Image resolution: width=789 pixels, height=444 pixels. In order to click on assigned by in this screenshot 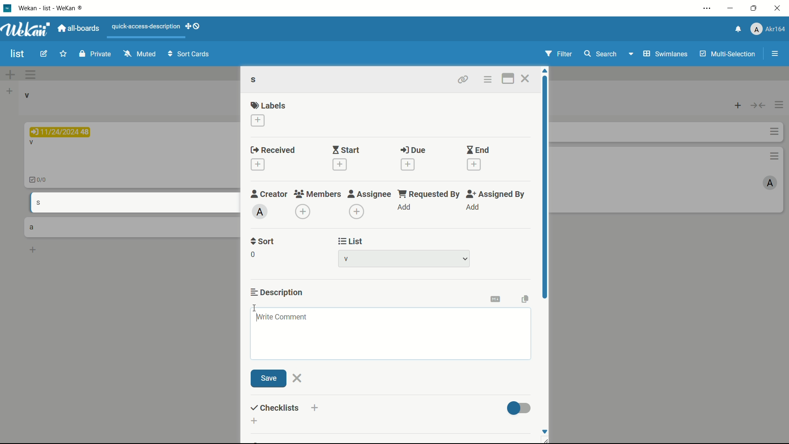, I will do `click(497, 195)`.